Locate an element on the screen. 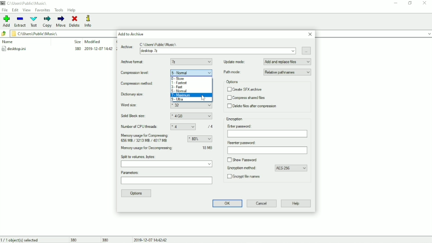  View is located at coordinates (27, 10).